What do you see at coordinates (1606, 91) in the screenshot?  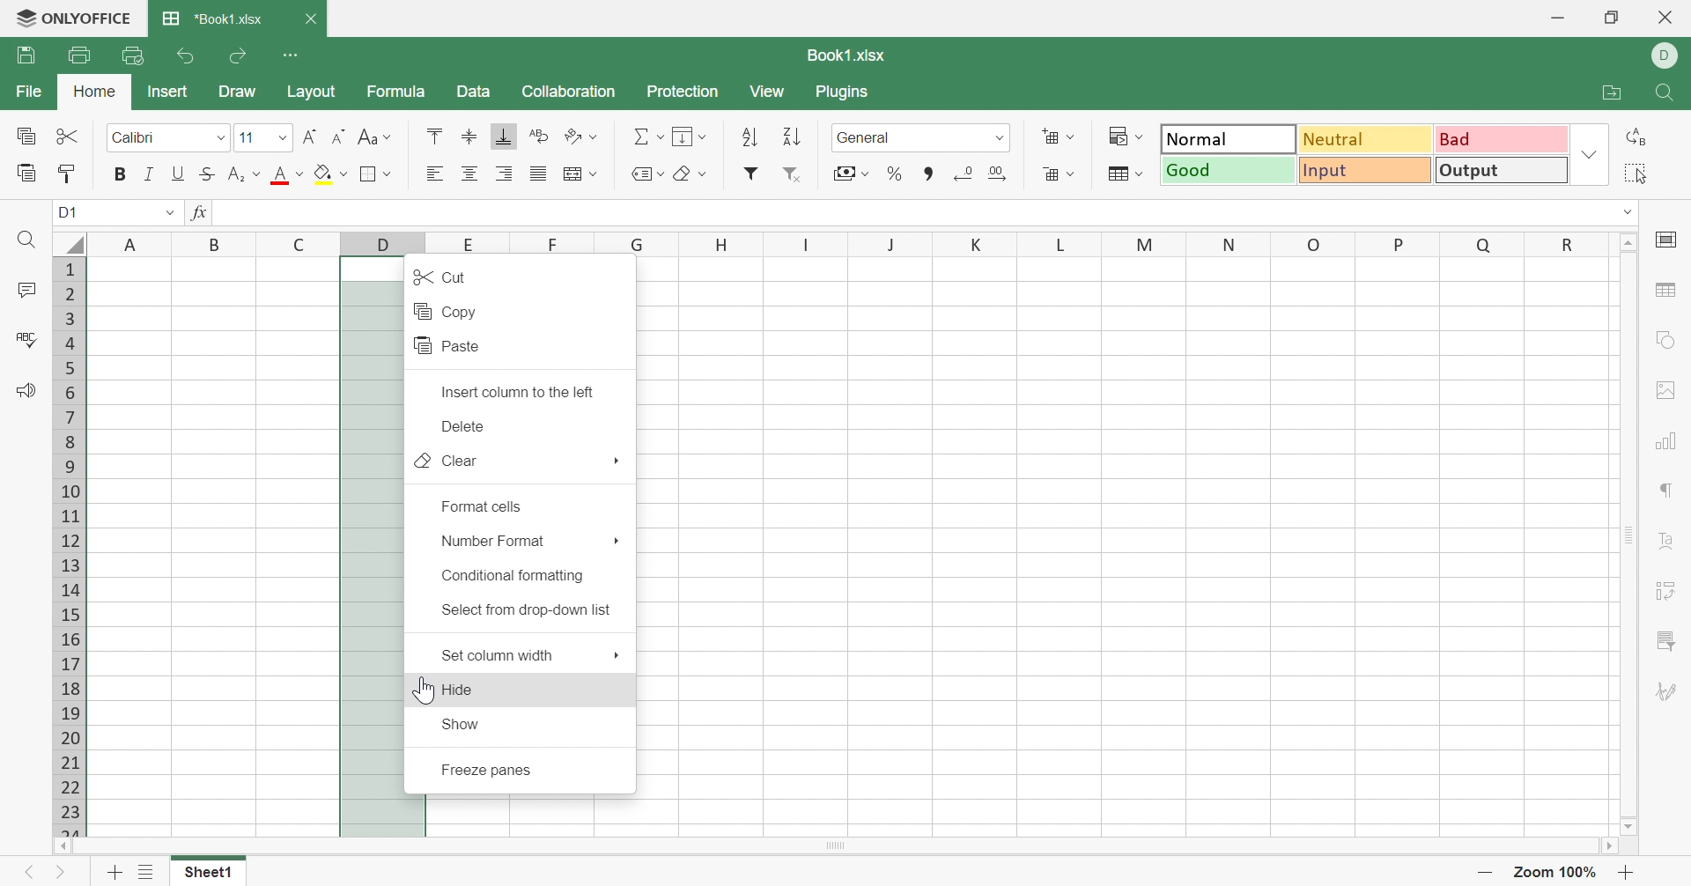 I see `Open file location` at bounding box center [1606, 91].